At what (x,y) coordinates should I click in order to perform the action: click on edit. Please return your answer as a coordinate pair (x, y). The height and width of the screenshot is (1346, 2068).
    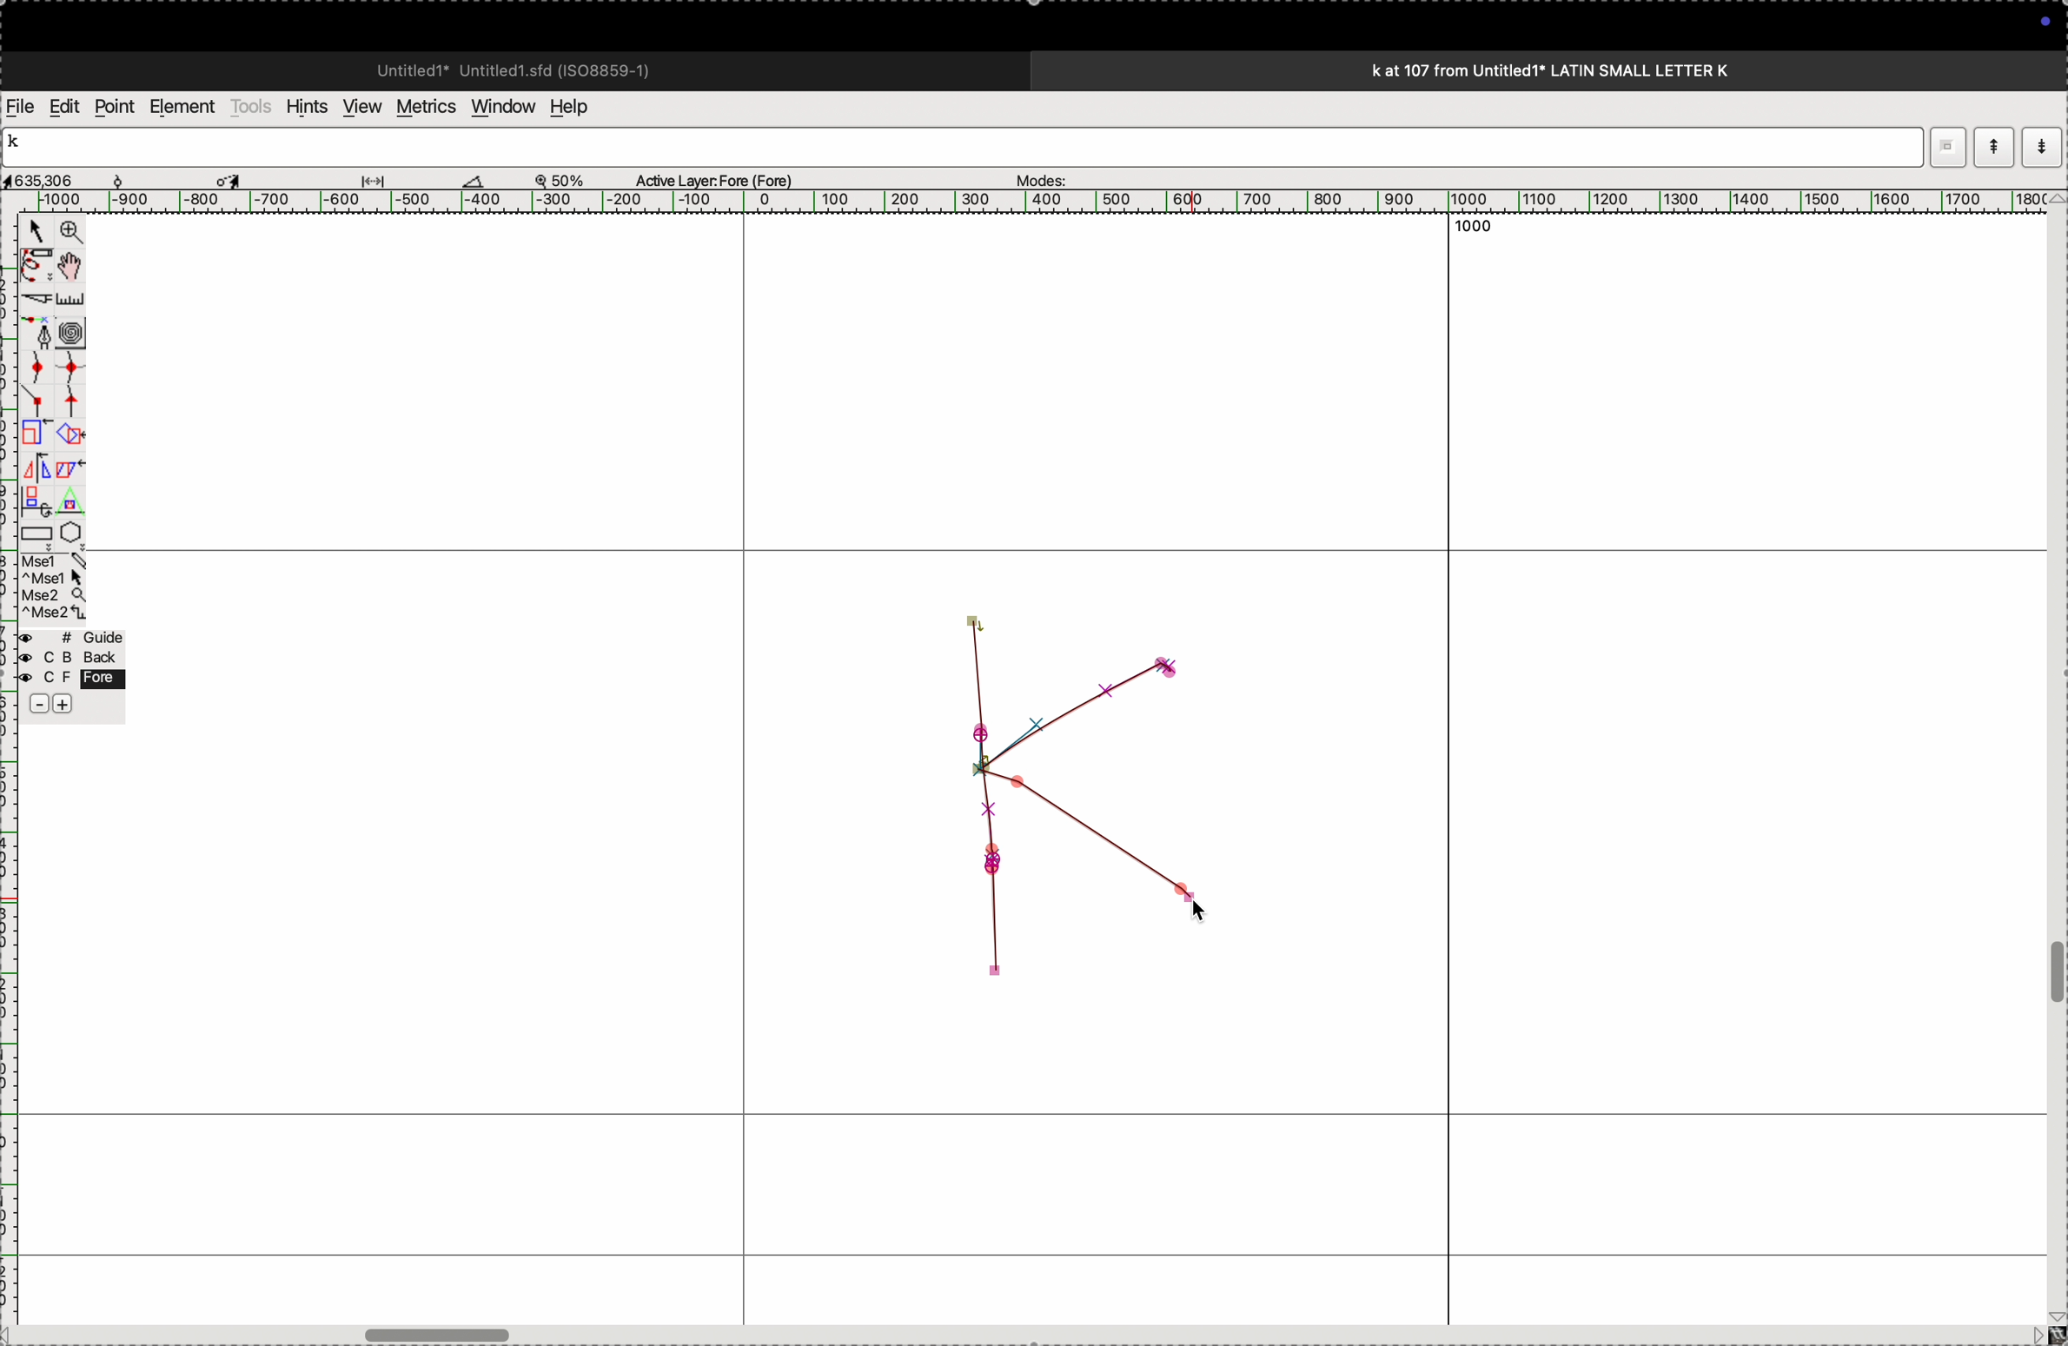
    Looking at the image, I should click on (63, 105).